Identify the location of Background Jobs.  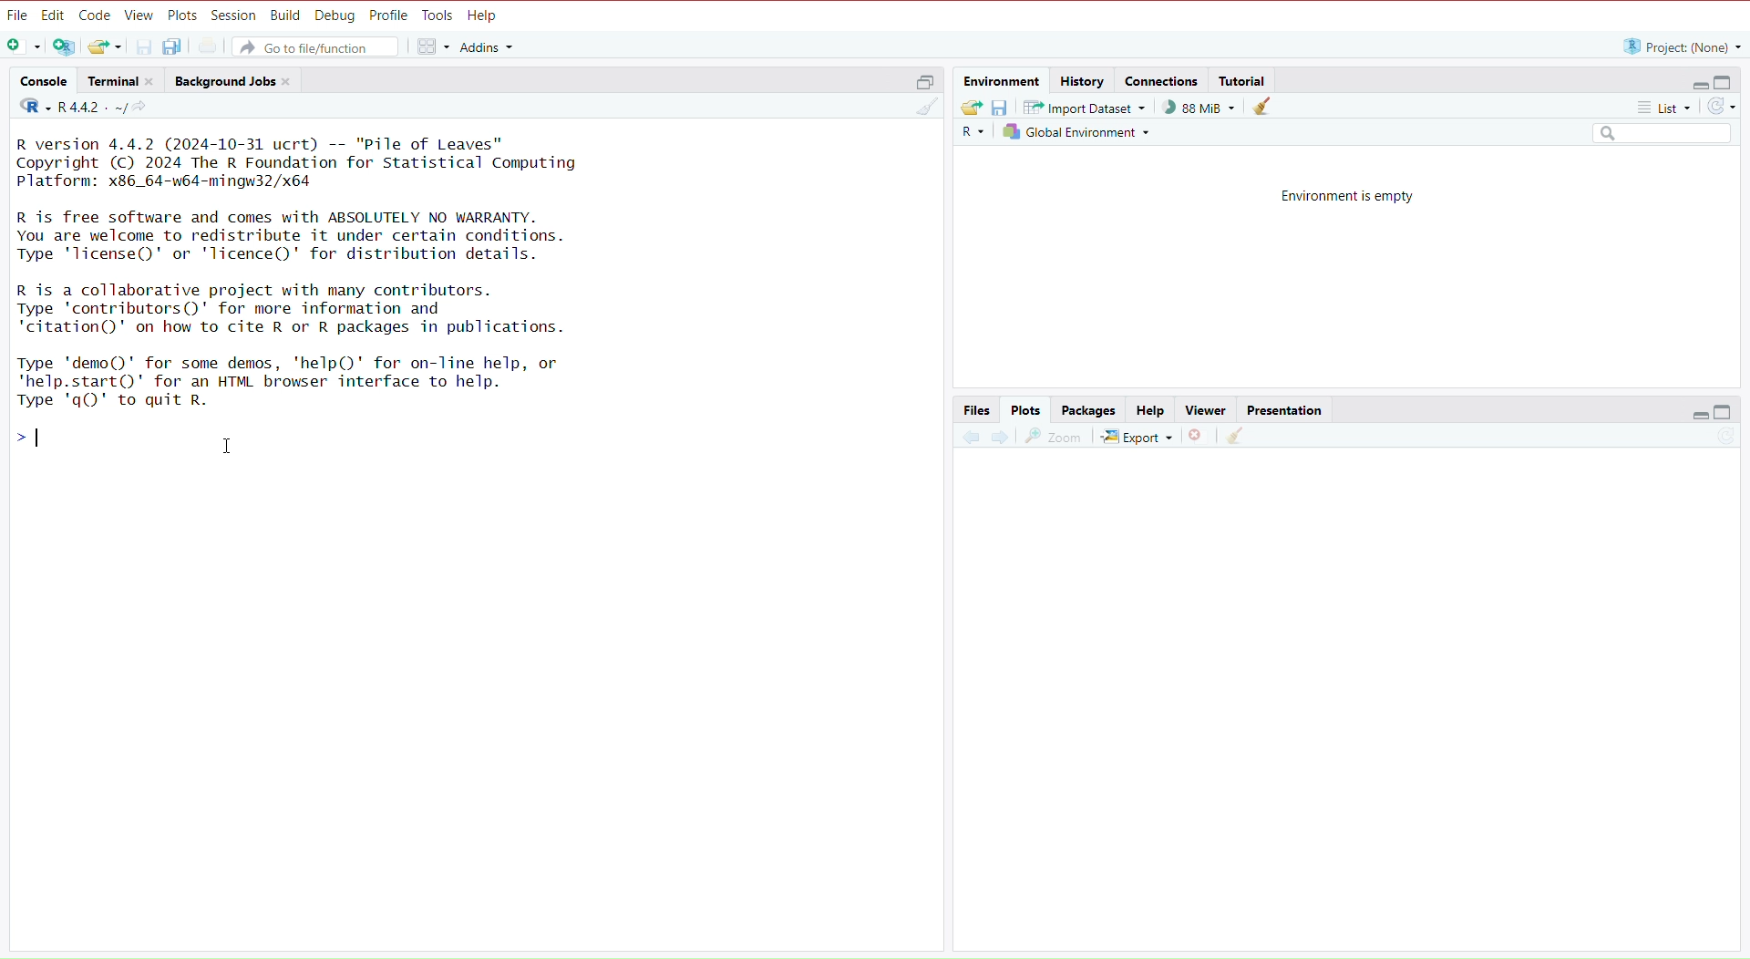
(232, 79).